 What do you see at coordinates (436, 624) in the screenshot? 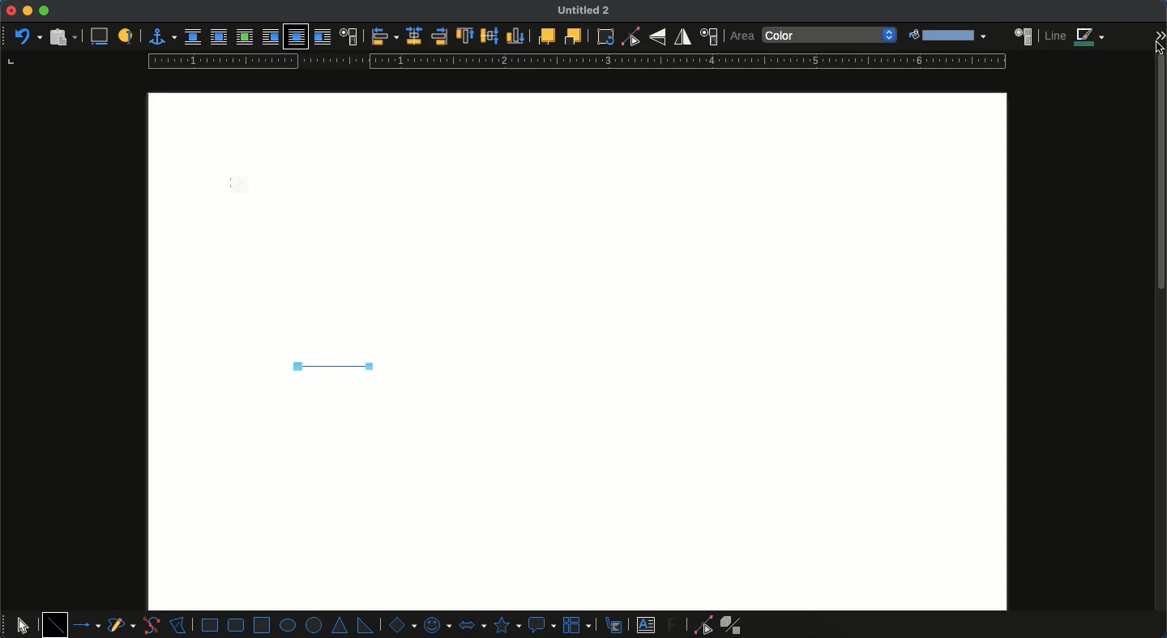
I see `symbol shapes` at bounding box center [436, 624].